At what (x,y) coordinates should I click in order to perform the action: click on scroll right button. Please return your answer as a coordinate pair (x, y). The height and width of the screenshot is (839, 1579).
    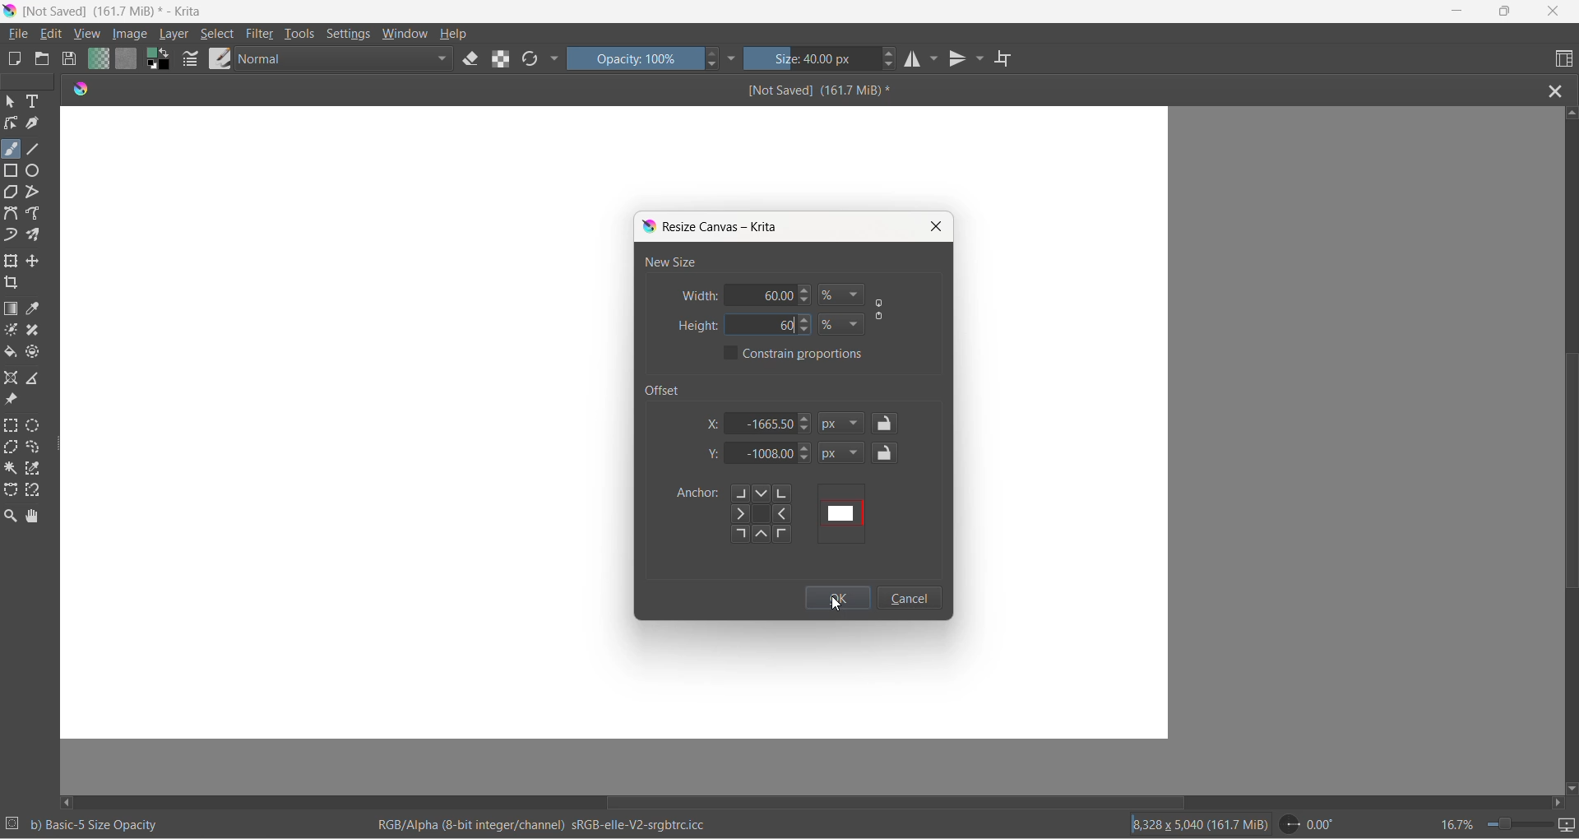
    Looking at the image, I should click on (1556, 803).